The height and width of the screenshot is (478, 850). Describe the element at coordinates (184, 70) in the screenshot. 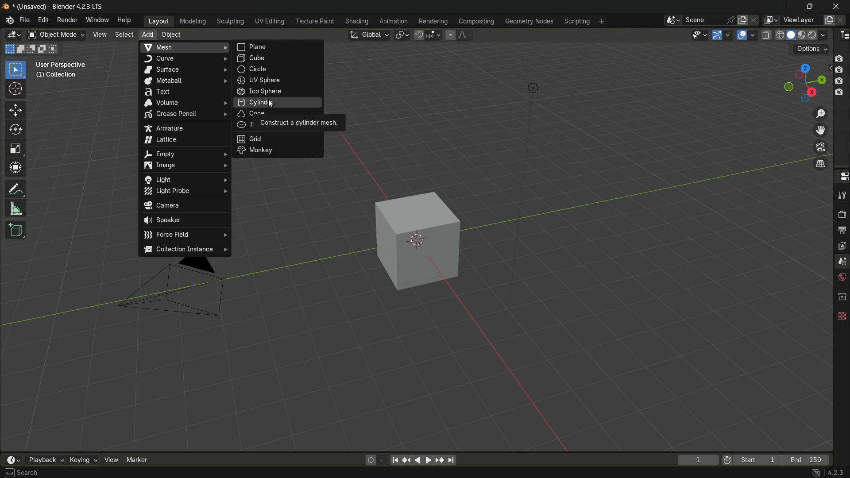

I see `surface` at that location.